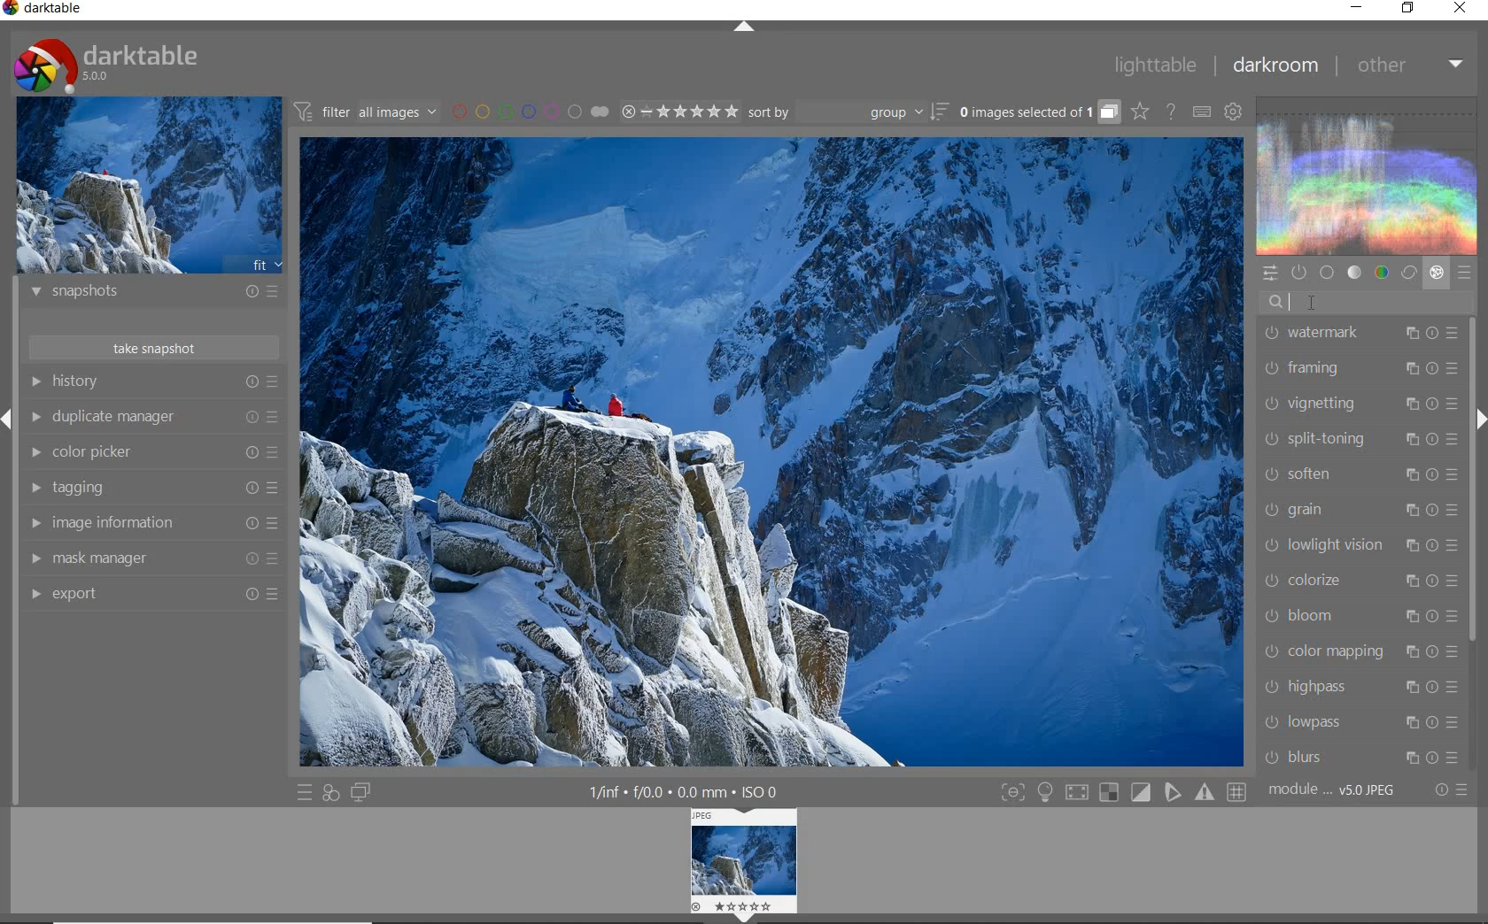 This screenshot has height=924, width=1488. What do you see at coordinates (155, 294) in the screenshot?
I see `snapshots` at bounding box center [155, 294].